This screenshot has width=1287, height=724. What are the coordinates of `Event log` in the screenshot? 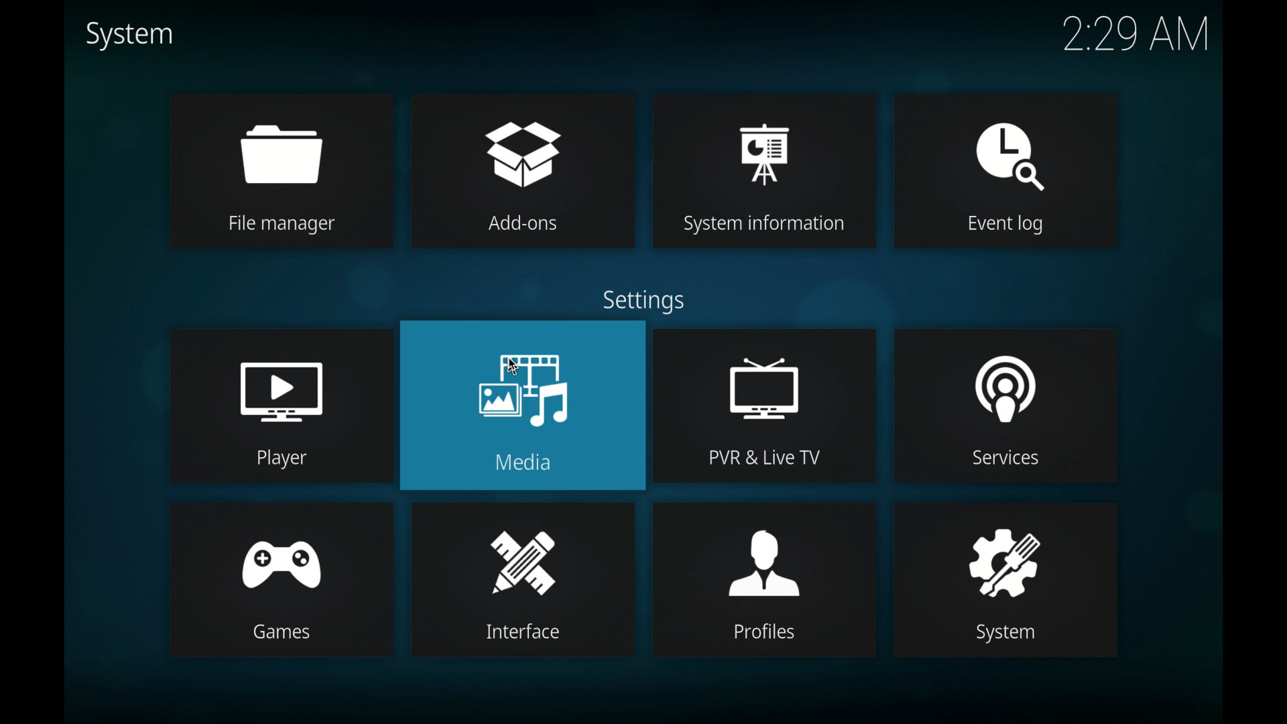 It's located at (1012, 225).